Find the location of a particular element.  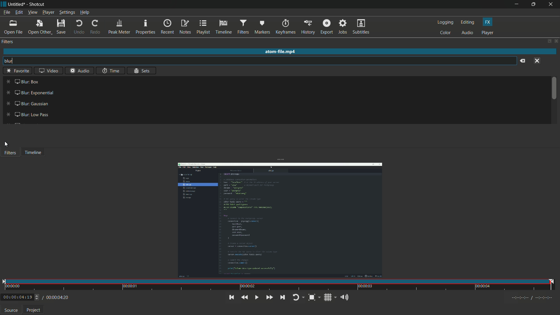

blur low pass is located at coordinates (28, 114).